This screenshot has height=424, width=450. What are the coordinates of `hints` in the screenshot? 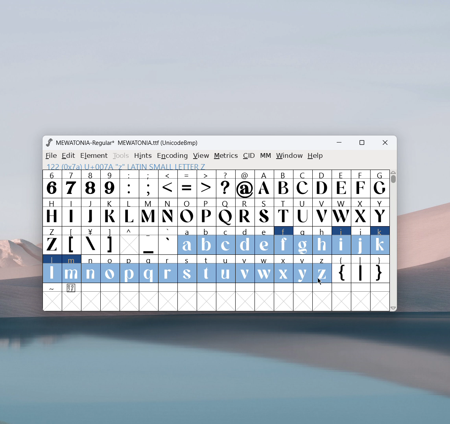 It's located at (144, 155).